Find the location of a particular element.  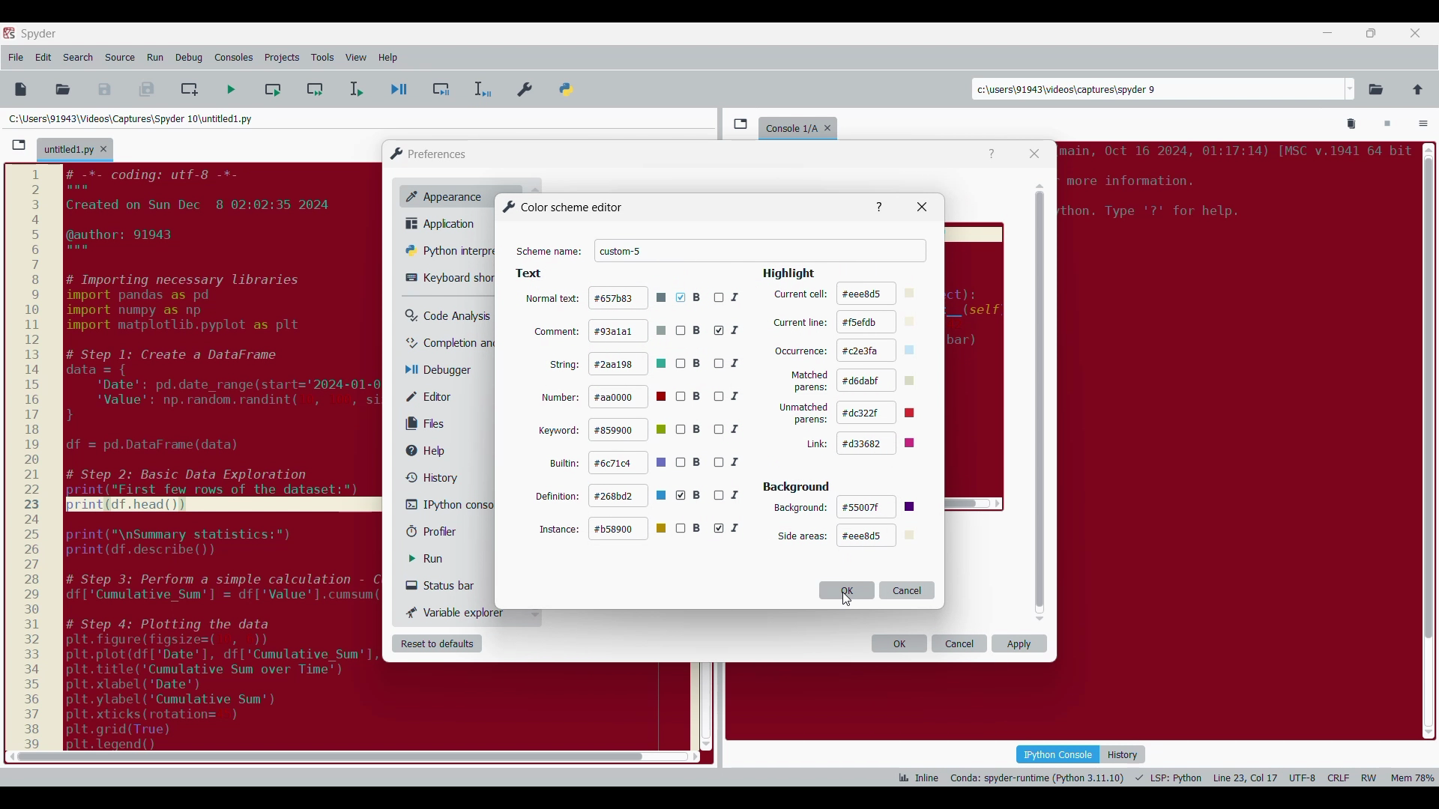

B is located at coordinates (690, 298).